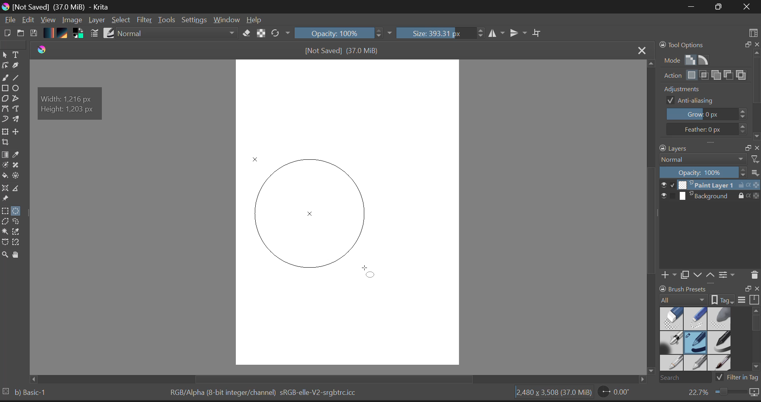 The image size is (761, 402). Describe the element at coordinates (145, 20) in the screenshot. I see `Filter` at that location.